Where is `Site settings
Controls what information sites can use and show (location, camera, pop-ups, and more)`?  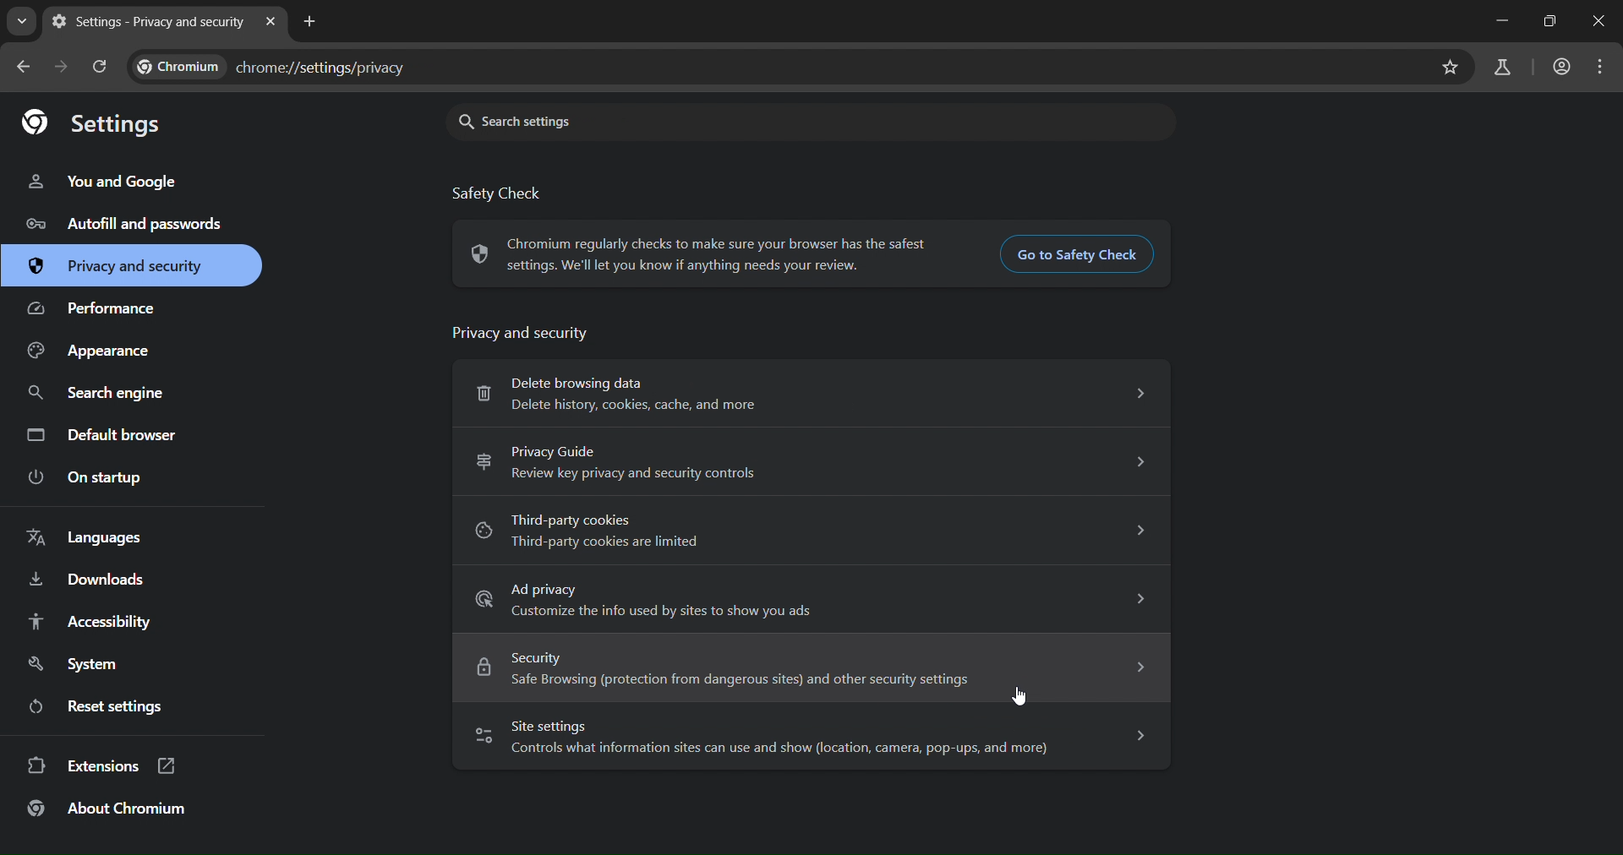
Site settings
Controls what information sites can use and show (location, camera, pop-ups, and more) is located at coordinates (808, 738).